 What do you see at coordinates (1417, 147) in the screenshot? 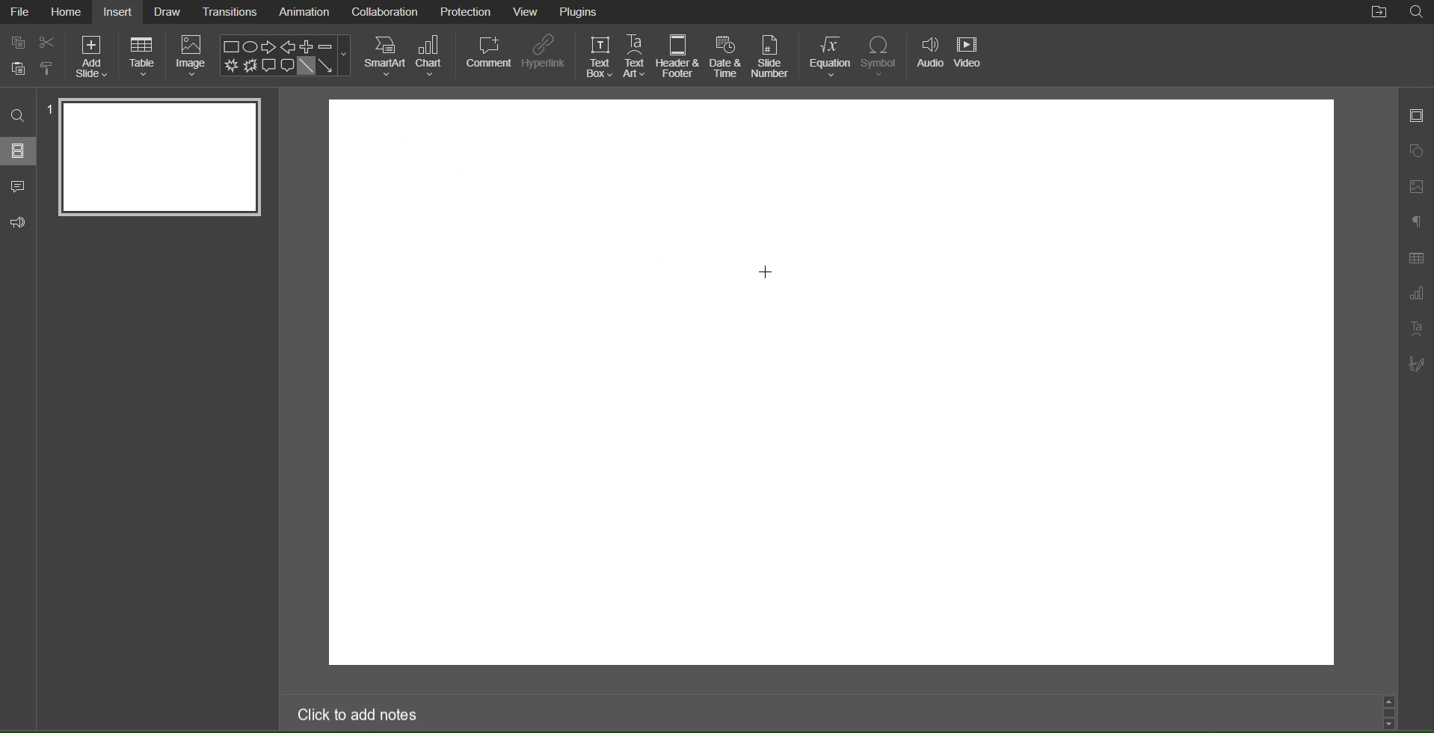
I see `Shape Settings` at bounding box center [1417, 147].